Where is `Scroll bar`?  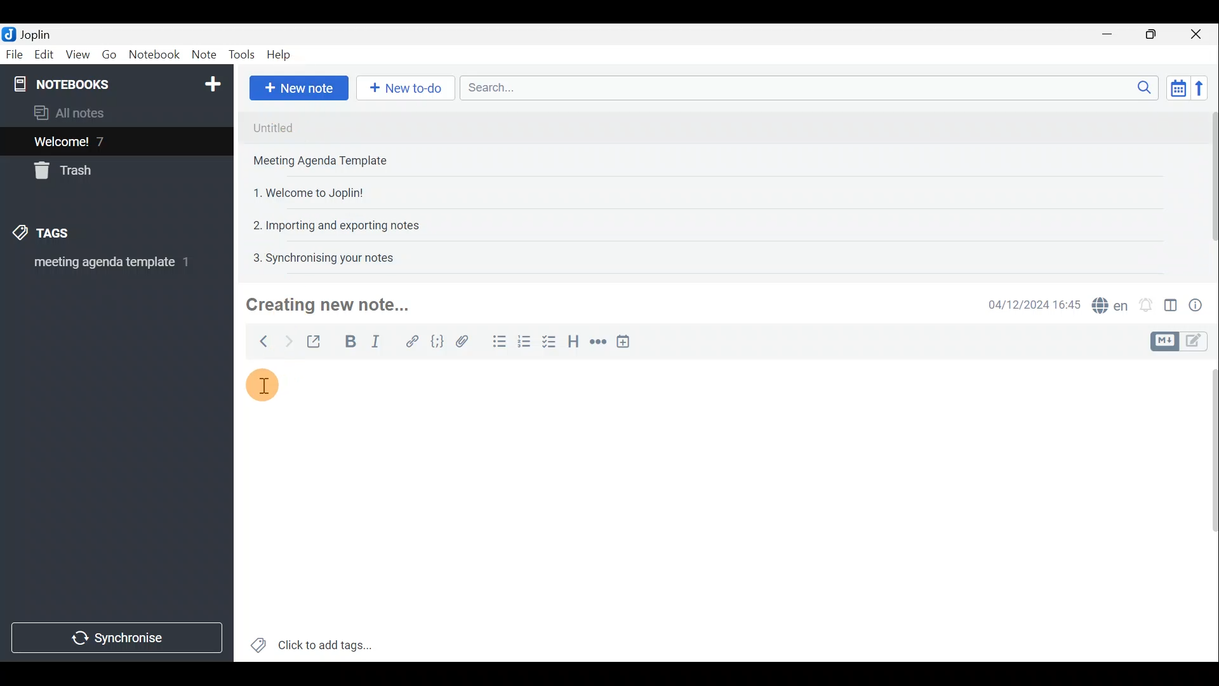 Scroll bar is located at coordinates (1208, 509).